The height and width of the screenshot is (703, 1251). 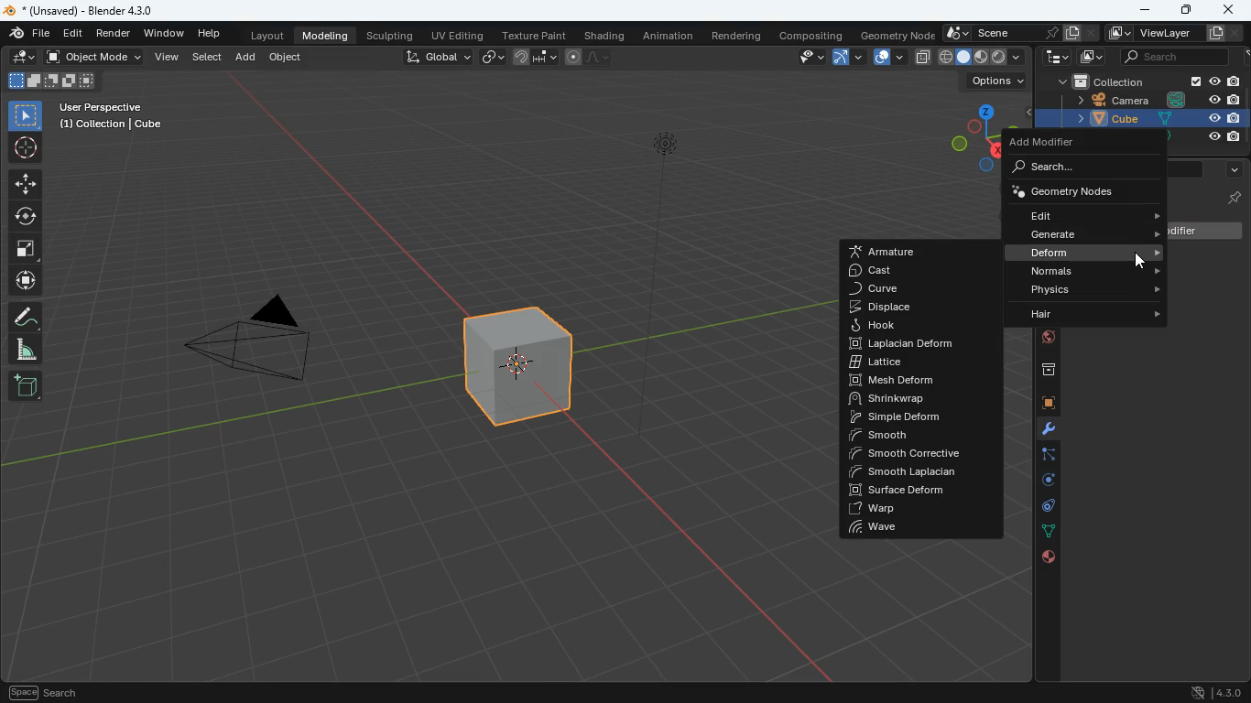 I want to click on control, so click(x=1044, y=508).